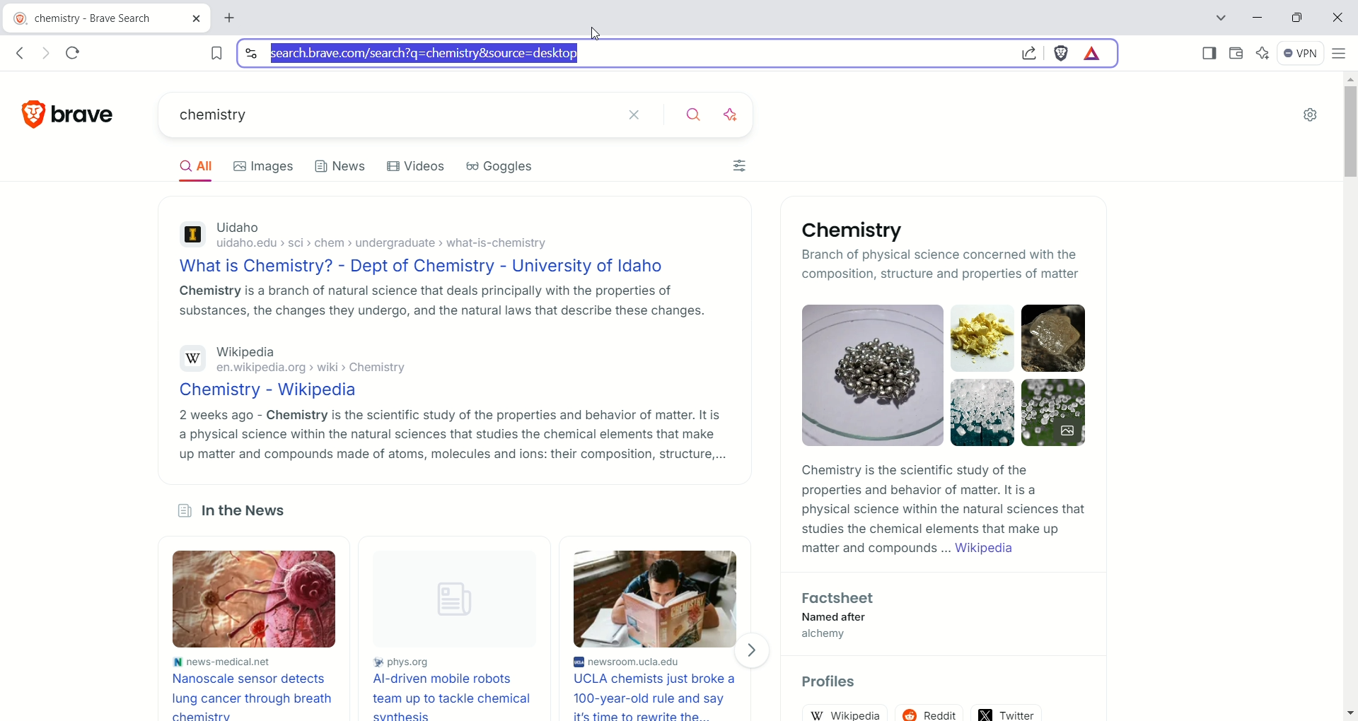 The image size is (1358, 721). What do you see at coordinates (427, 266) in the screenshot?
I see `What is Chemistry? - Dept of Chemistry - University of Idaho` at bounding box center [427, 266].